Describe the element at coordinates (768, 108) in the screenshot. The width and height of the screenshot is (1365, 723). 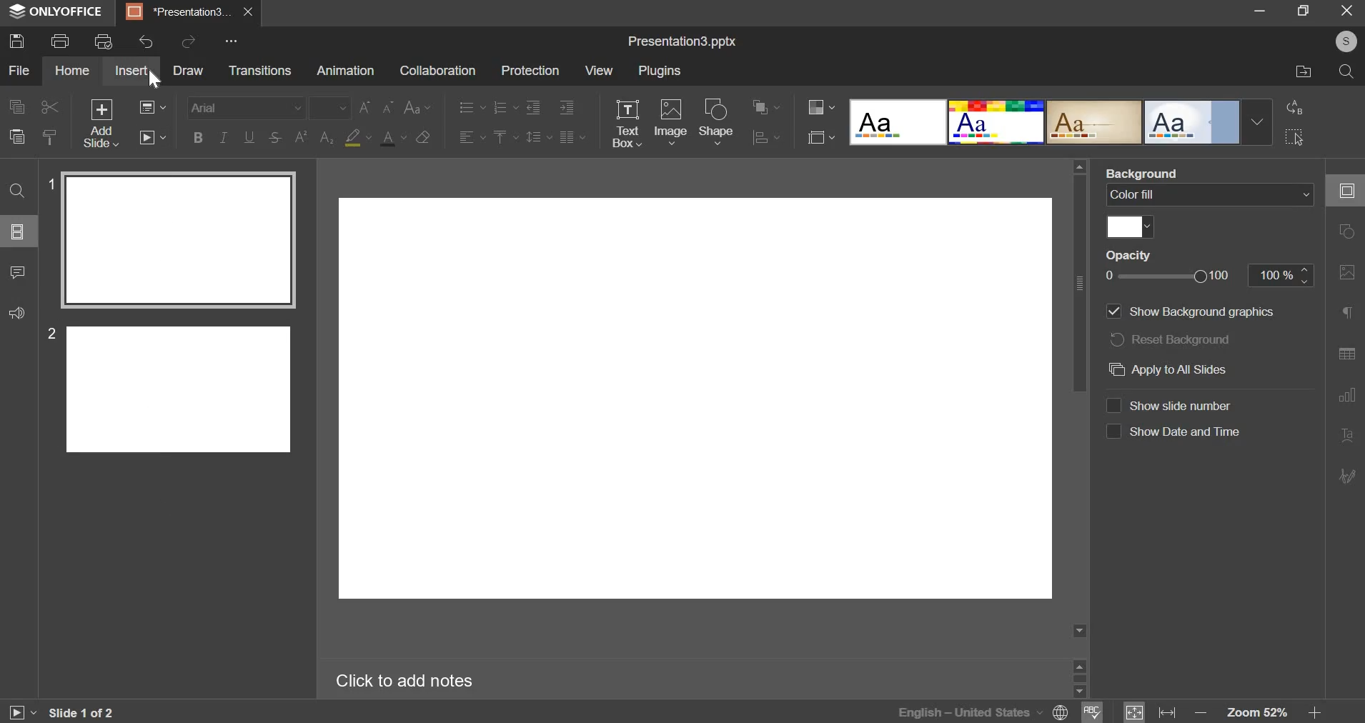
I see `arrange` at that location.